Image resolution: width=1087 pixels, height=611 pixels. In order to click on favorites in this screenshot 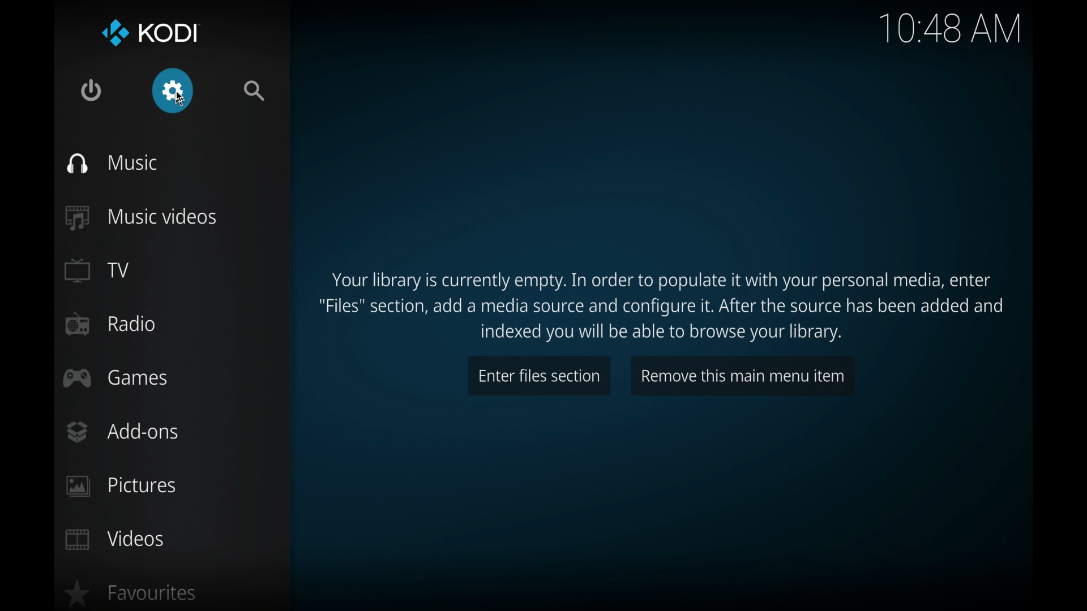, I will do `click(131, 593)`.